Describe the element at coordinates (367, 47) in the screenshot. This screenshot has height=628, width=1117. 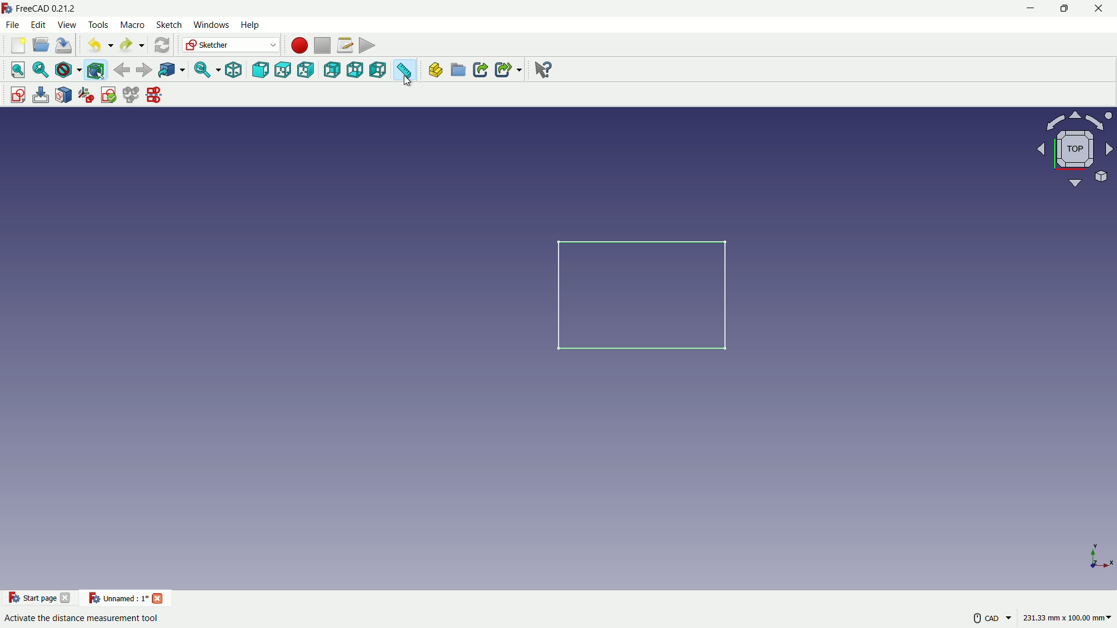
I see `execute macros` at that location.